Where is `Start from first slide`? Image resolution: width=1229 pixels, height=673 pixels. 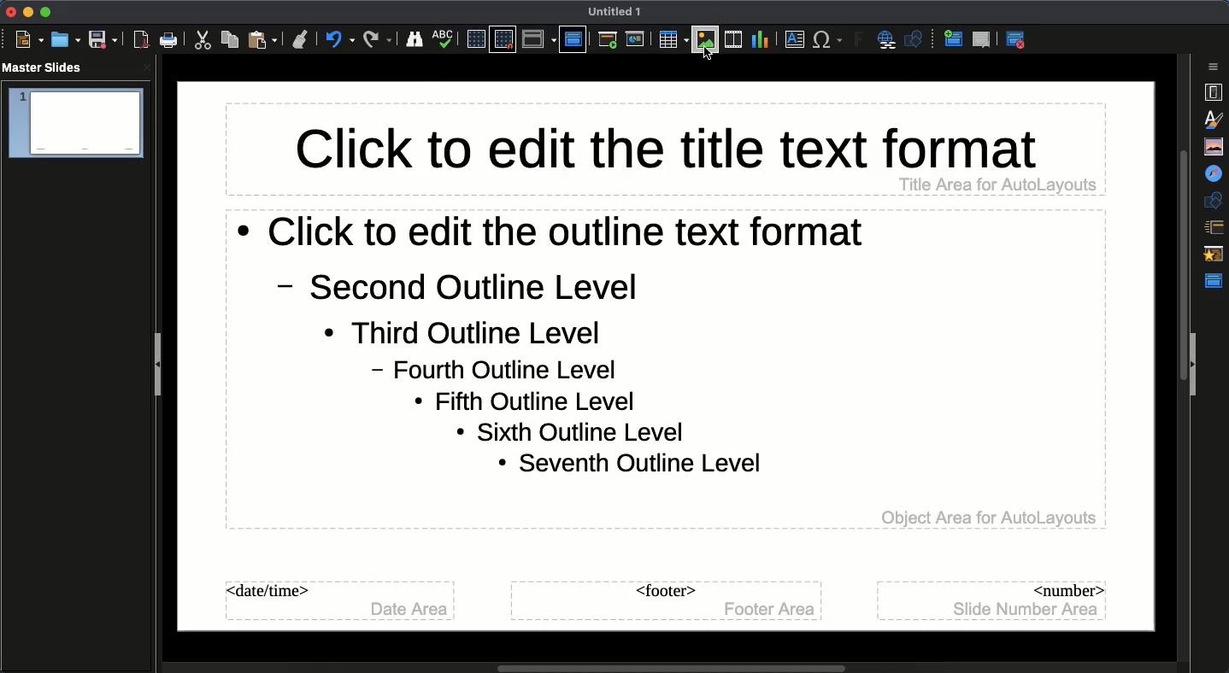 Start from first slide is located at coordinates (609, 42).